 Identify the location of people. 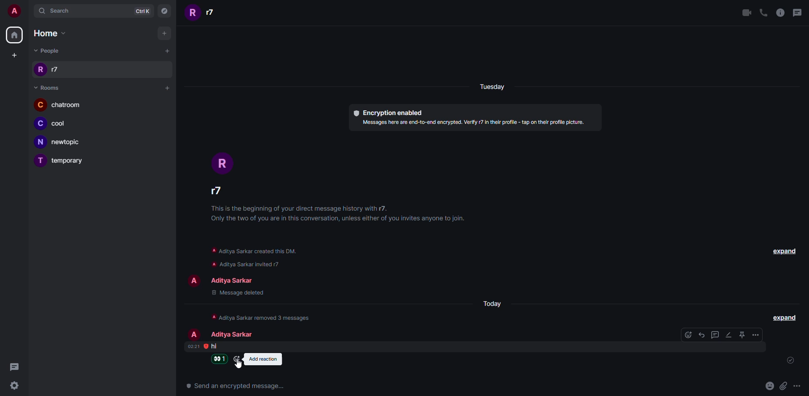
(47, 70).